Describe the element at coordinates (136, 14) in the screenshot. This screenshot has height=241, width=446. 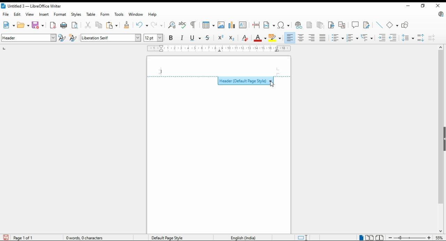
I see `window` at that location.